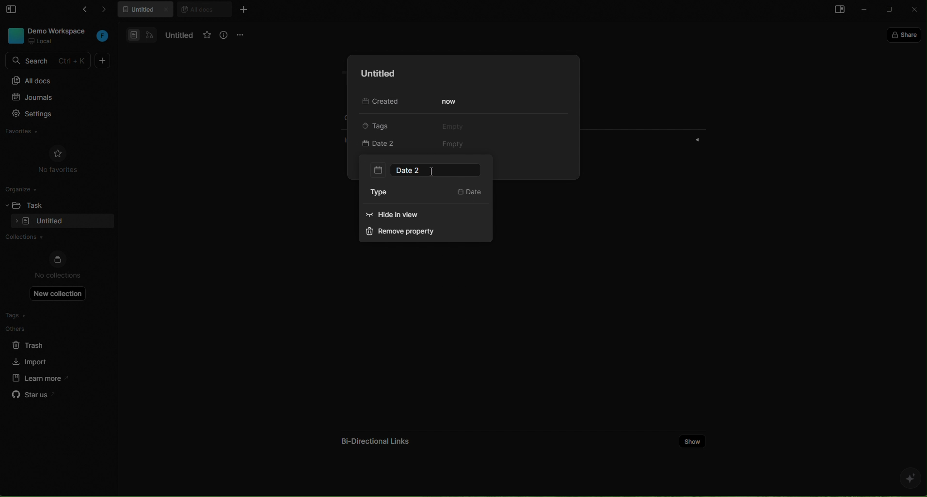  What do you see at coordinates (426, 170) in the screenshot?
I see `date 2` at bounding box center [426, 170].